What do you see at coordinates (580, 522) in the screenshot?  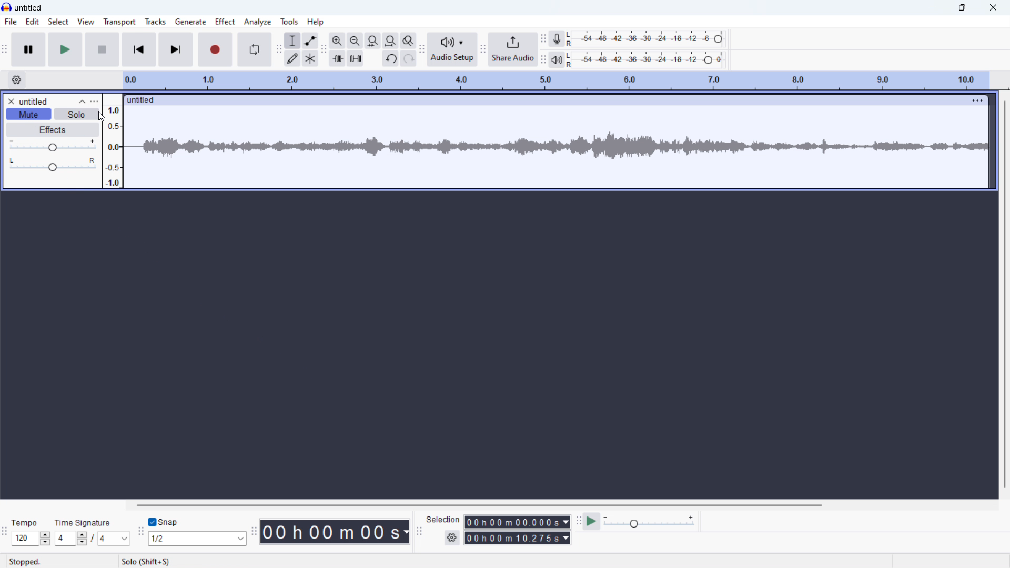 I see `play at speed toolbar` at bounding box center [580, 522].